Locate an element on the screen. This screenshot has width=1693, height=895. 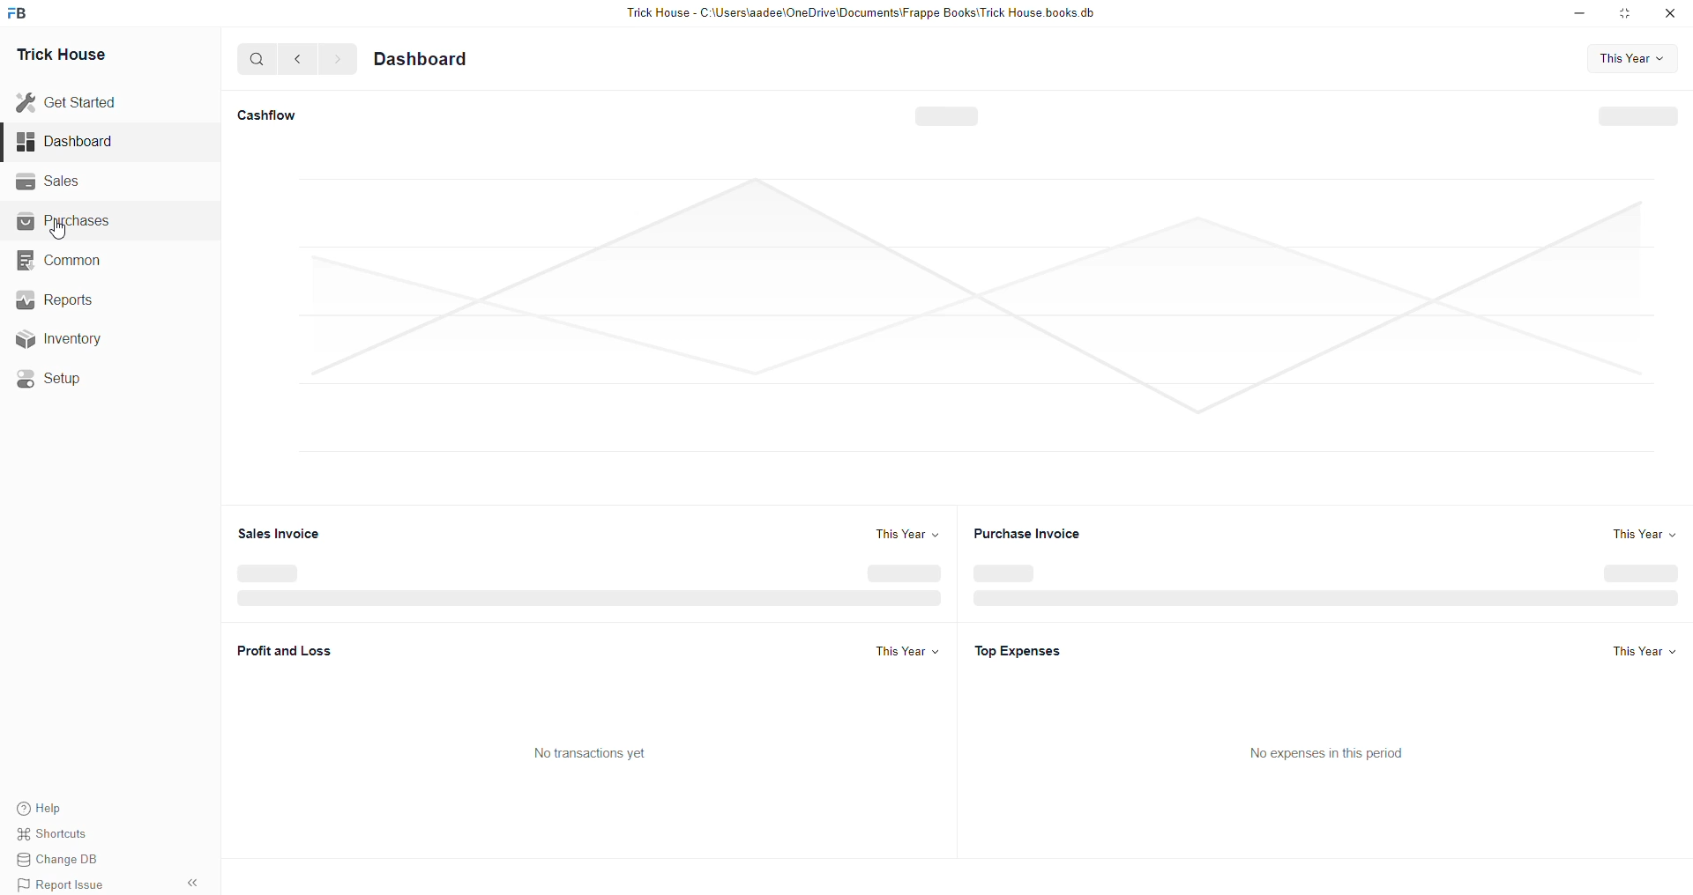
Top Expenses is located at coordinates (1014, 648).